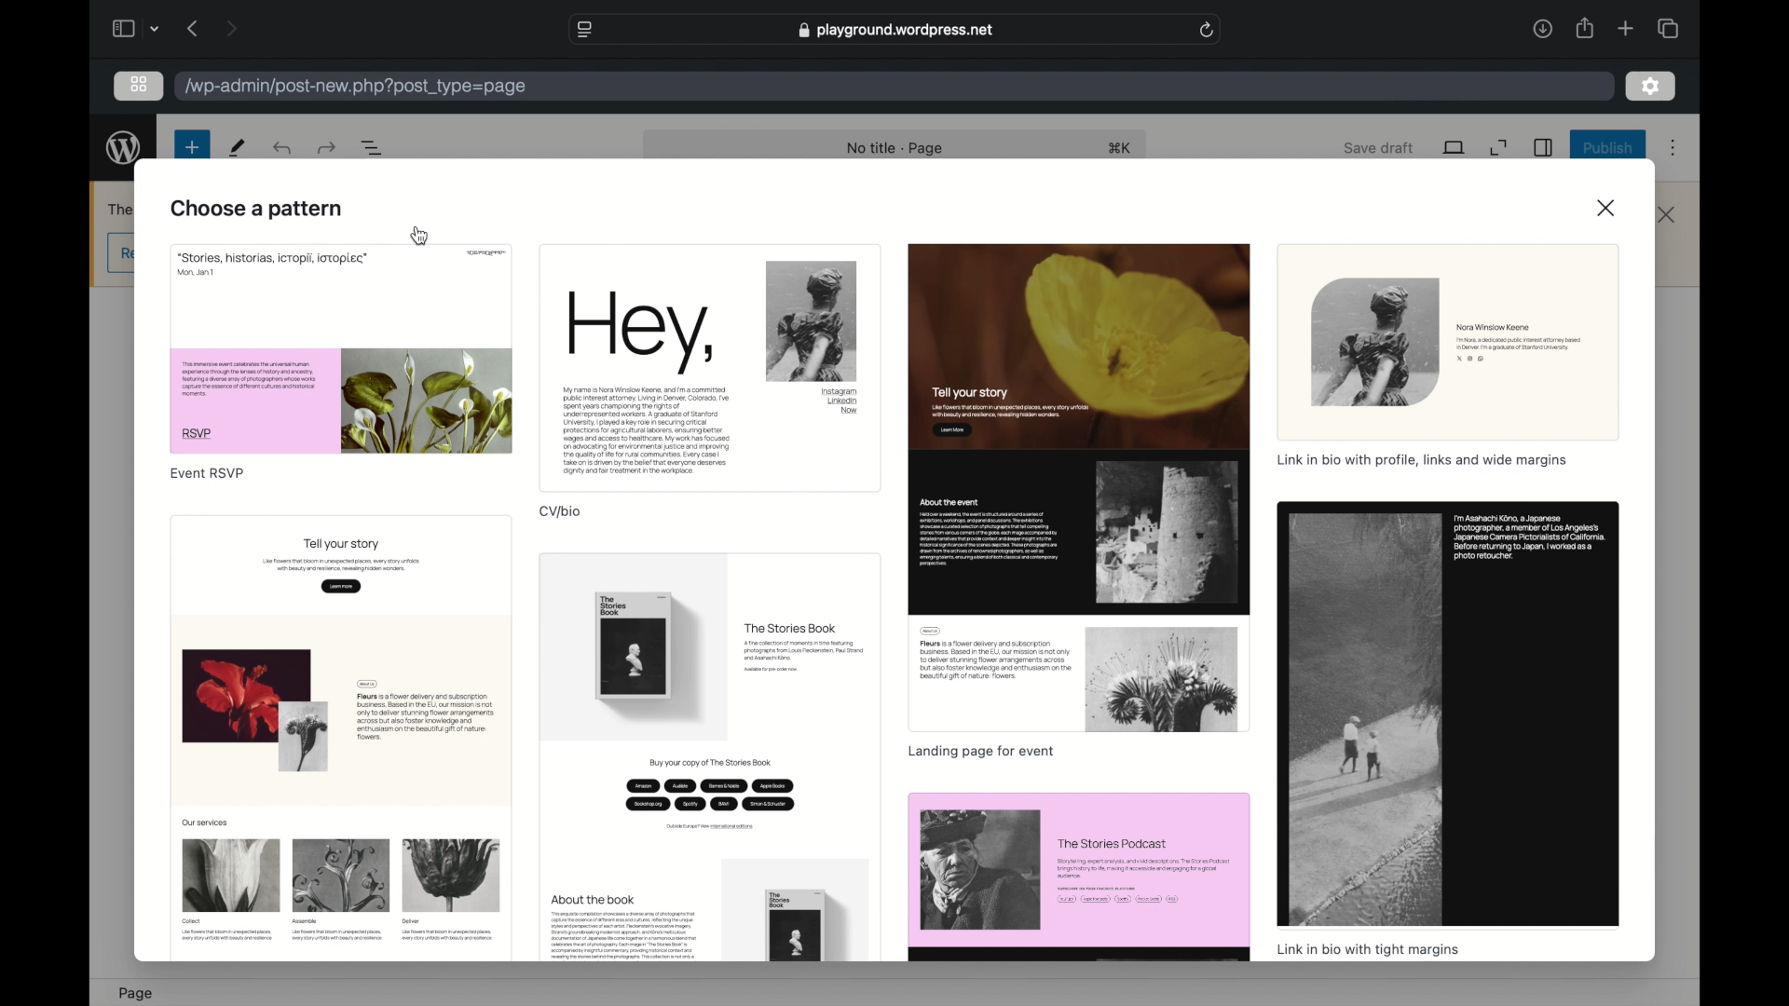  I want to click on wordpress, so click(124, 148).